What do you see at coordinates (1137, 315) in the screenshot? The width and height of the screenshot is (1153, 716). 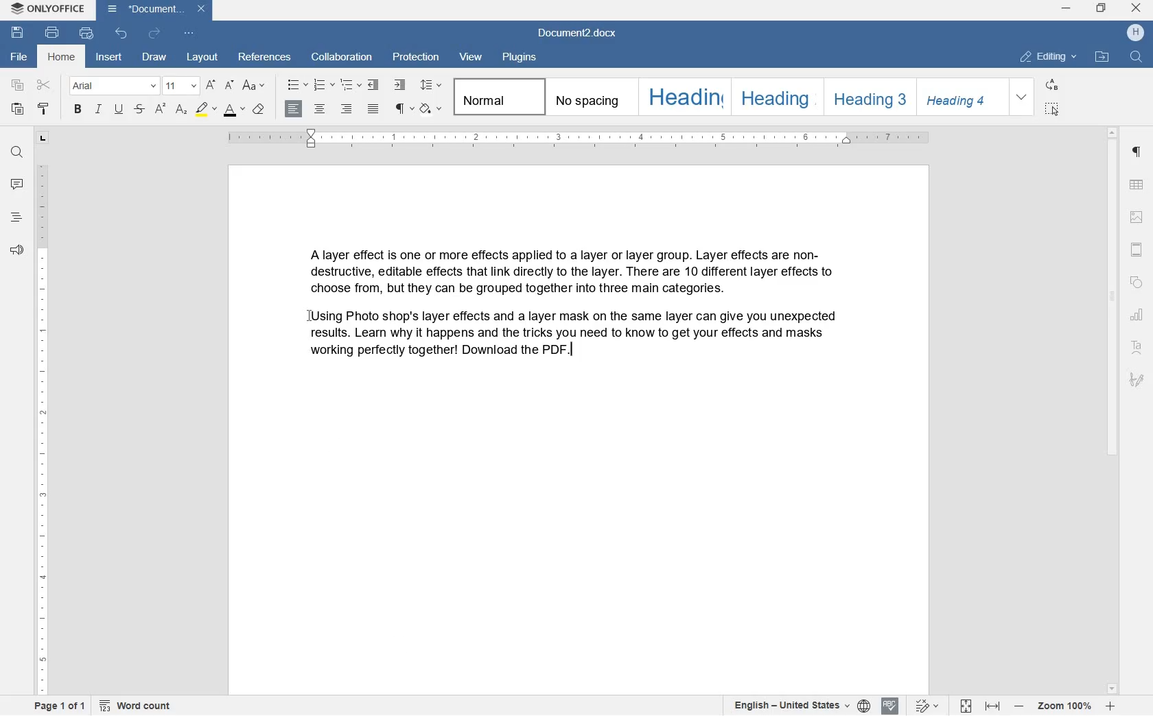 I see `CHART` at bounding box center [1137, 315].